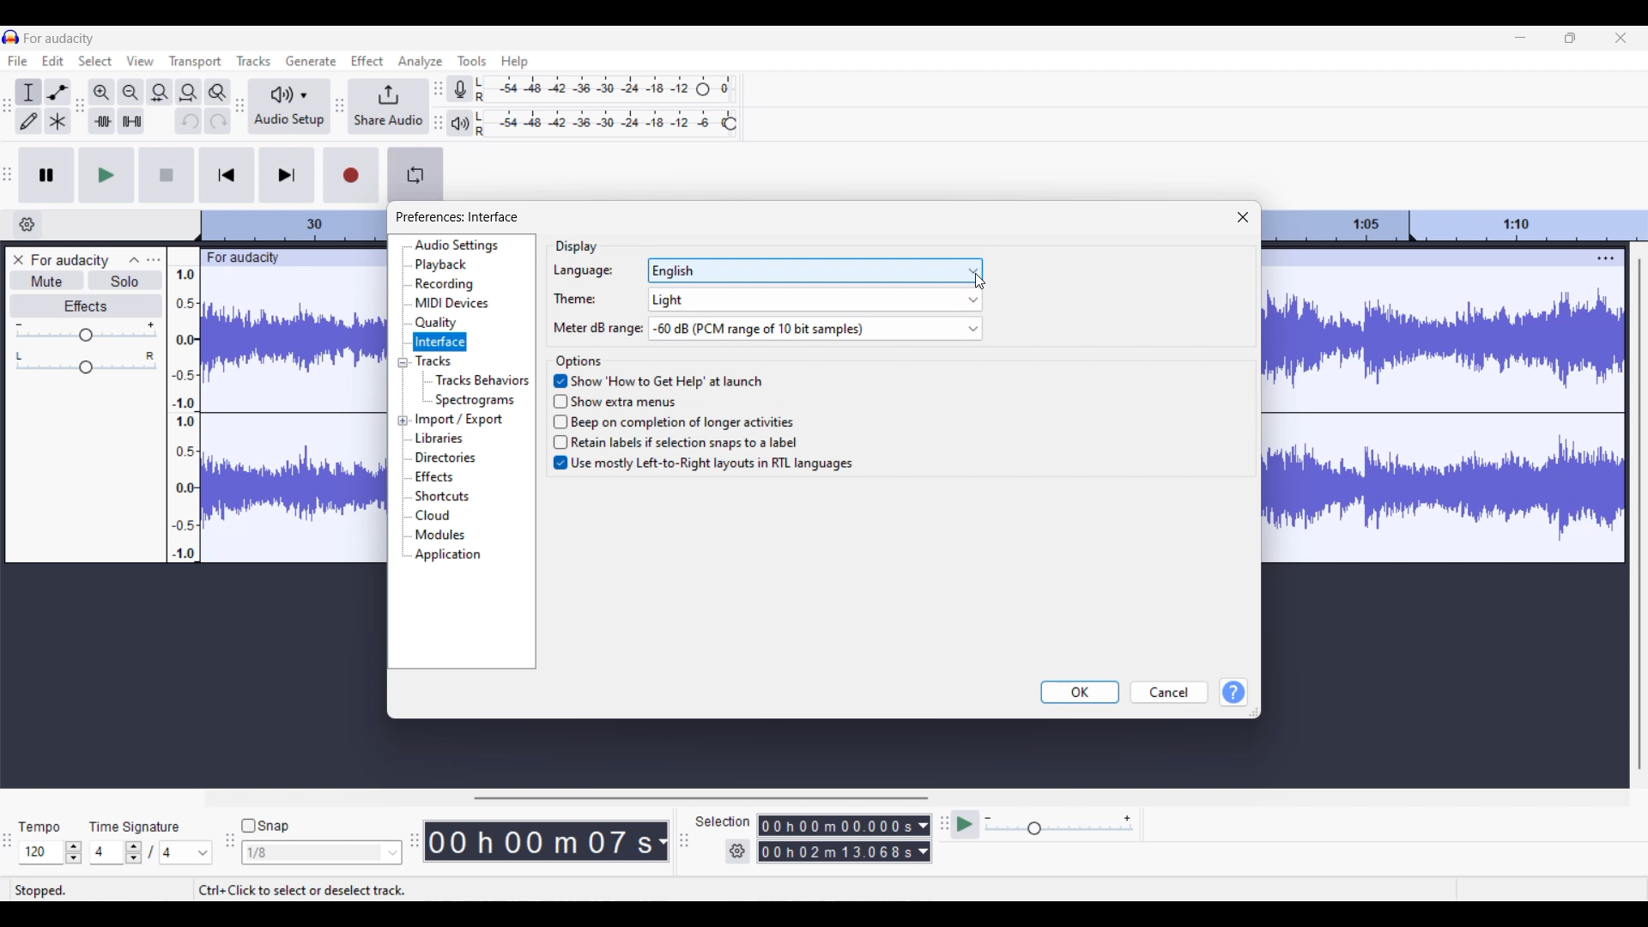 The image size is (1648, 927). Describe the element at coordinates (700, 798) in the screenshot. I see `Horizontal slide bar` at that location.